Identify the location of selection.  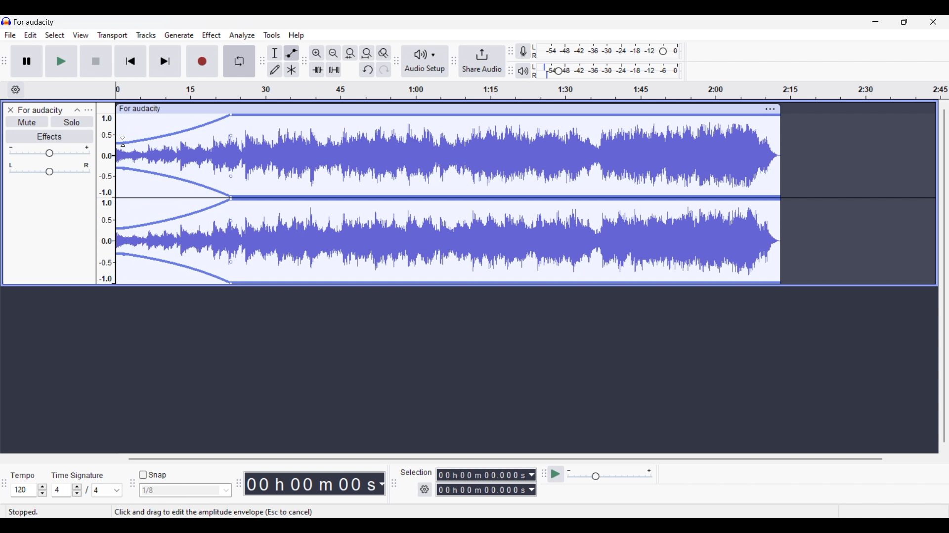
(416, 472).